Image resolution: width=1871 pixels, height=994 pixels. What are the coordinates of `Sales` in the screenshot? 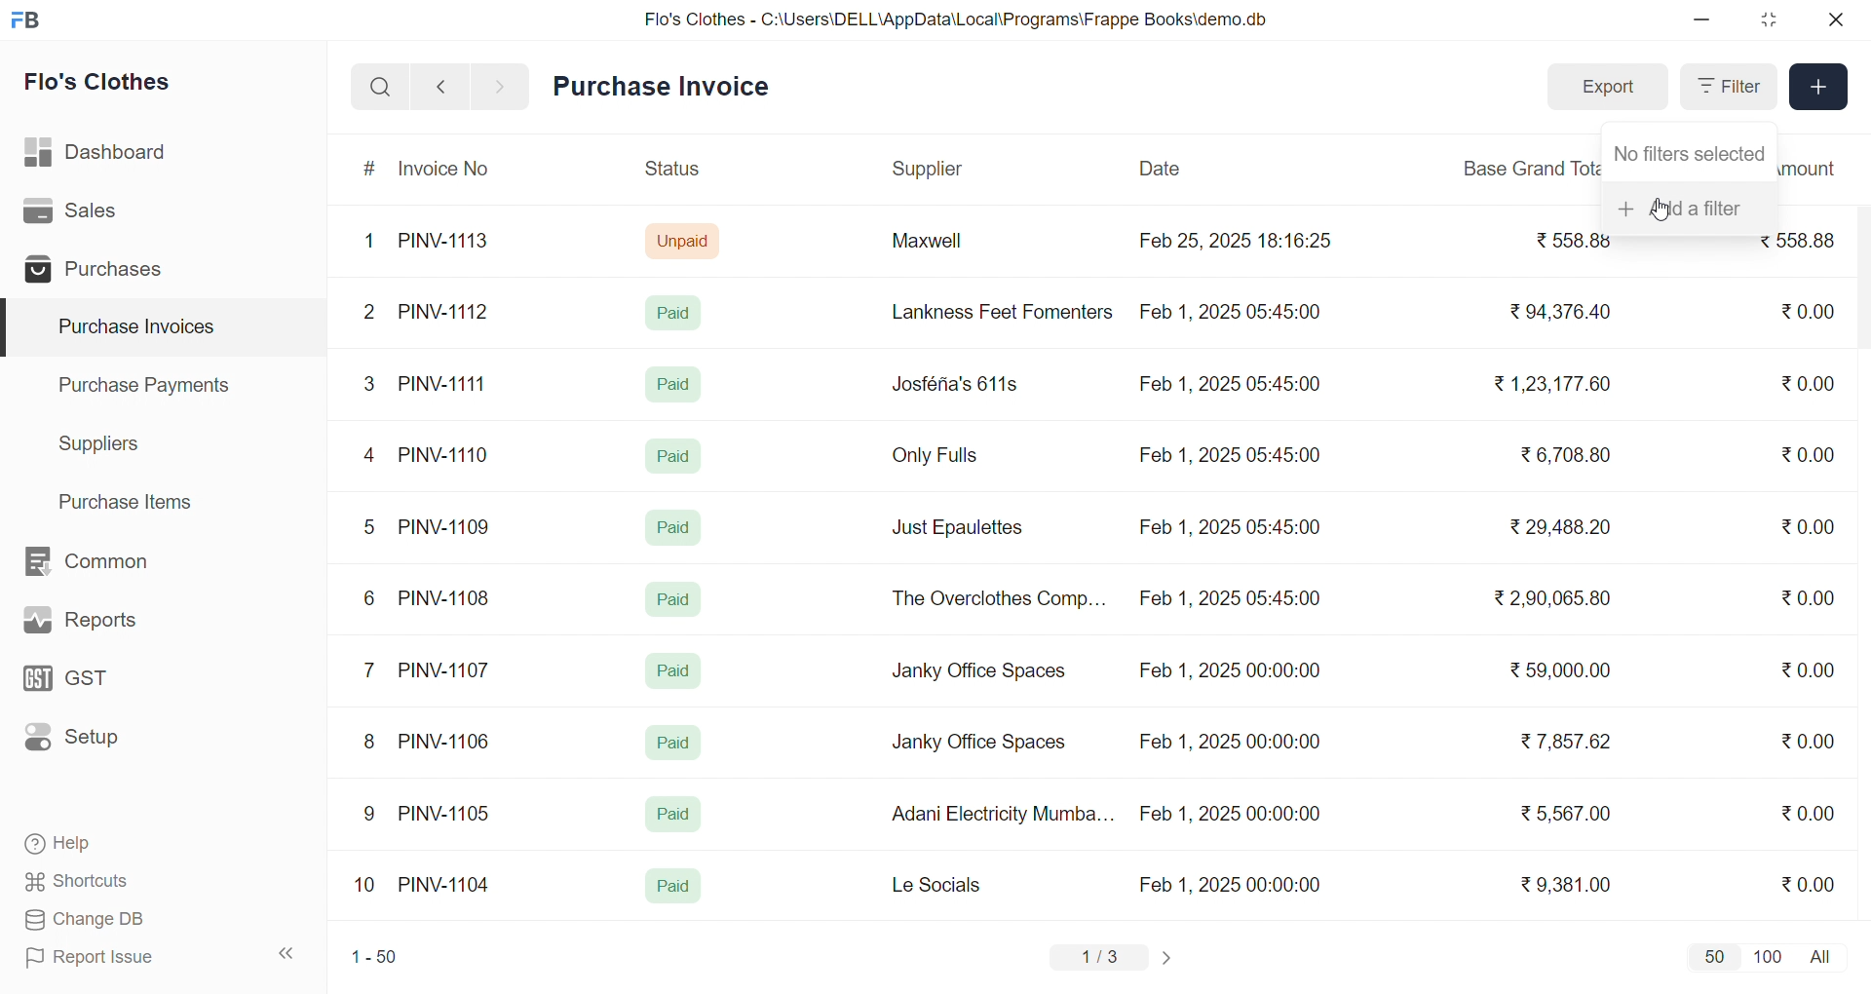 It's located at (100, 214).